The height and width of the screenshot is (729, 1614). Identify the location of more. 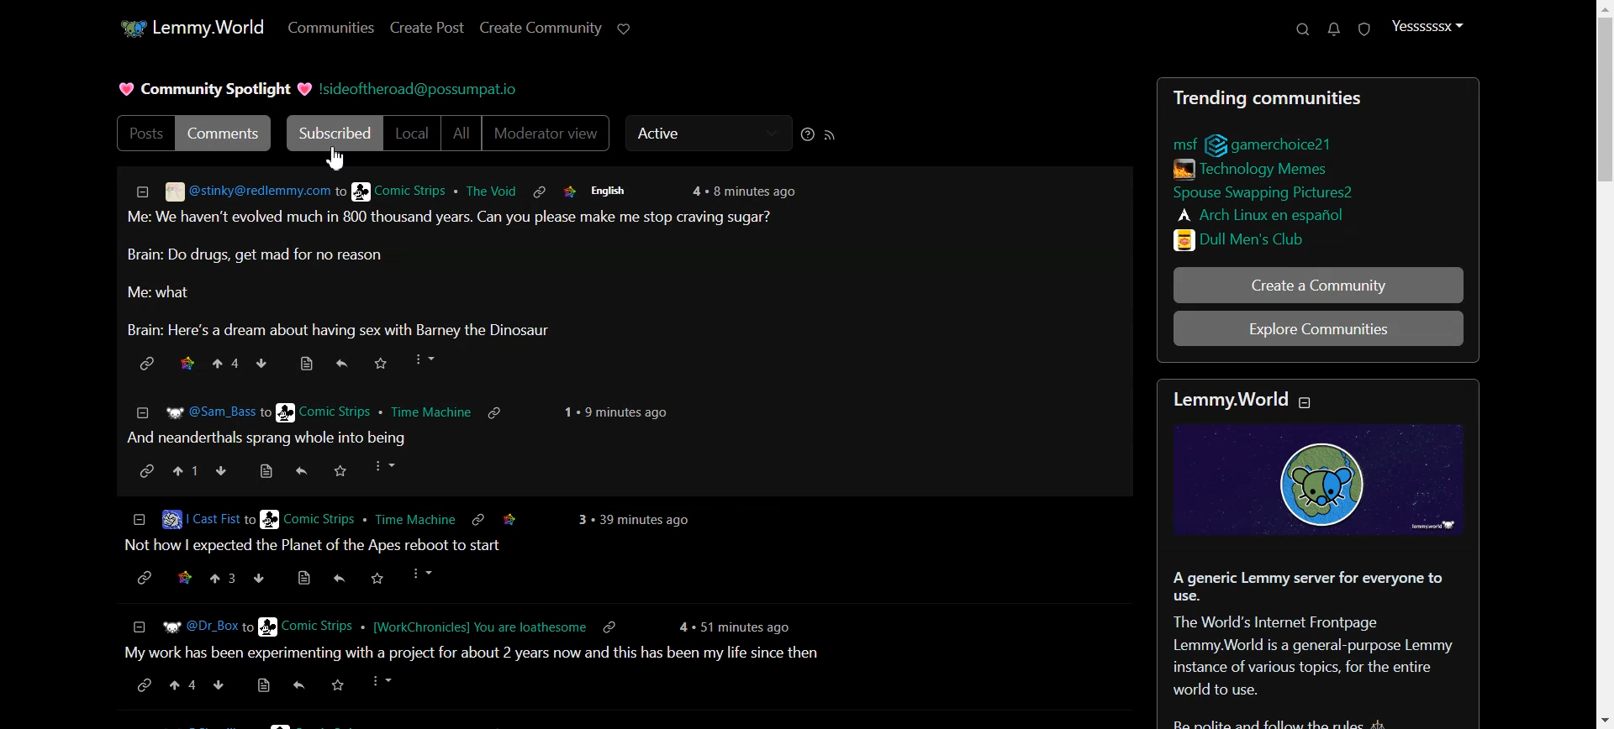
(424, 360).